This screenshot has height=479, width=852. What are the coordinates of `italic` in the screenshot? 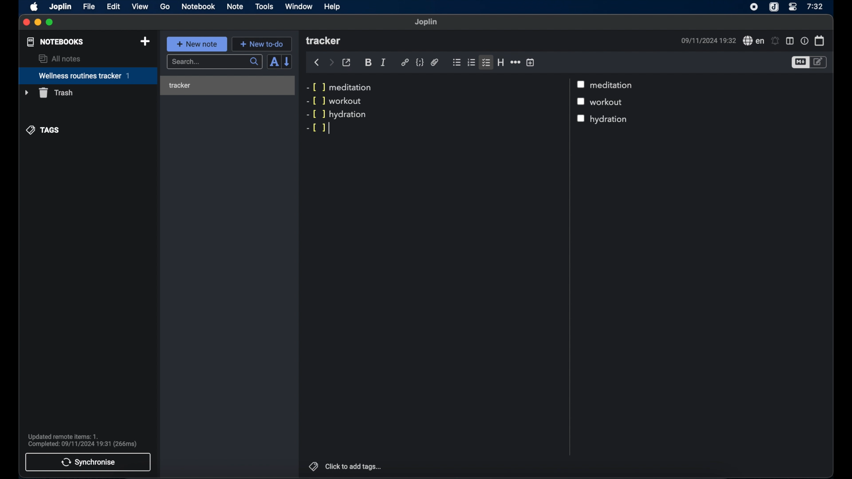 It's located at (383, 63).